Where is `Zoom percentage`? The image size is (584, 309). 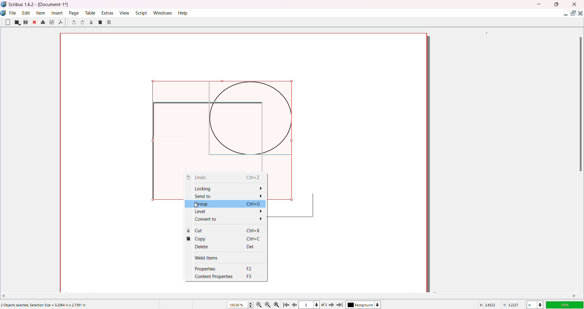
Zoom percentage is located at coordinates (237, 304).